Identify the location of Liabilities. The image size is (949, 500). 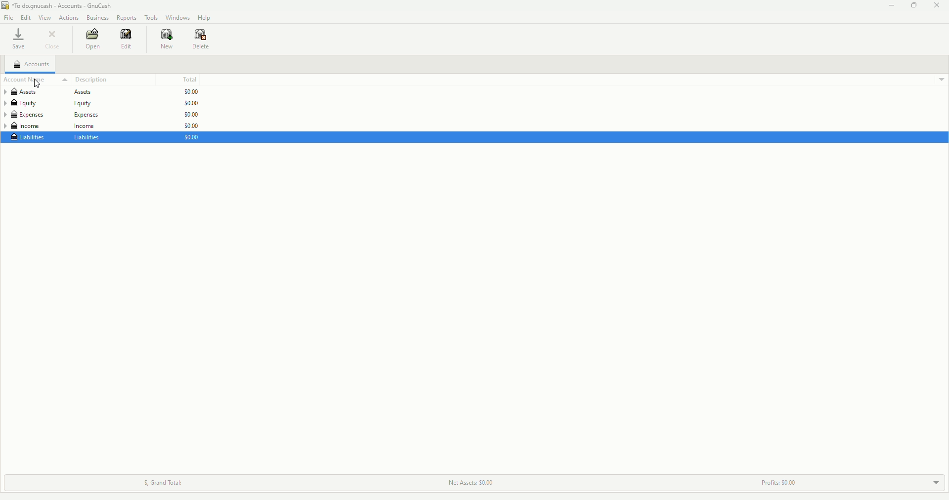
(56, 138).